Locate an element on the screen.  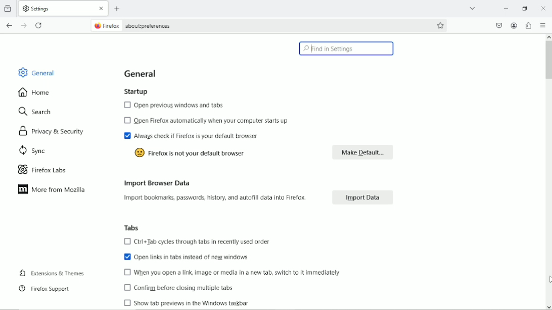
Extensions & Themes is located at coordinates (51, 272).